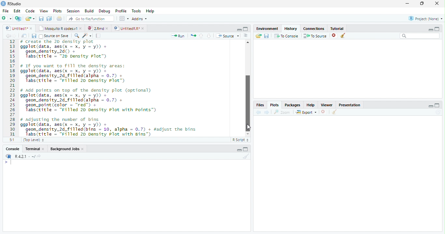 This screenshot has width=445, height=234. What do you see at coordinates (143, 28) in the screenshot?
I see `close` at bounding box center [143, 28].